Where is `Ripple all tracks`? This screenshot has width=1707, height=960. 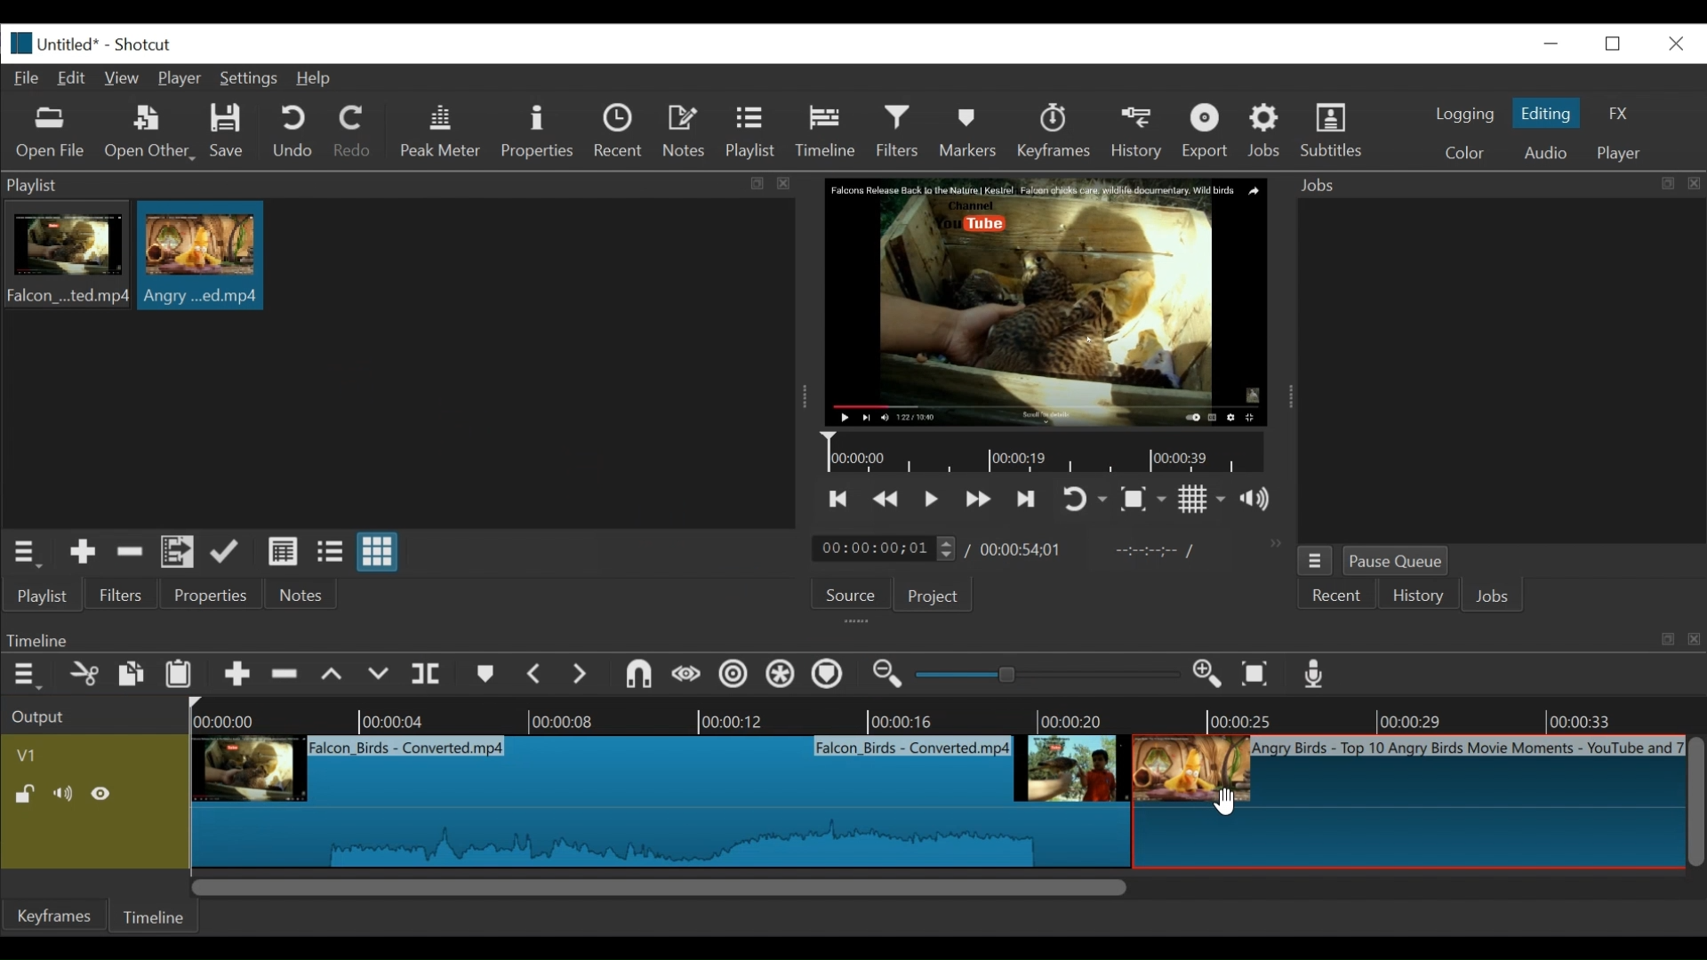
Ripple all tracks is located at coordinates (780, 676).